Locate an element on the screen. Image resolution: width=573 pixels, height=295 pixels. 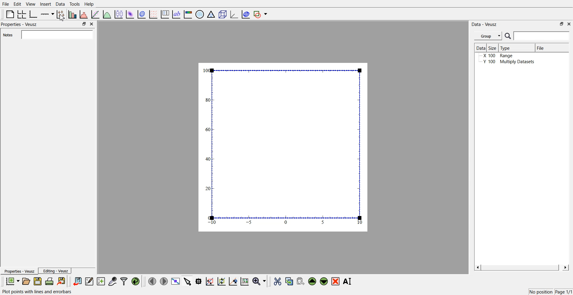
Y 100 Multiply Datasets is located at coordinates (507, 63).